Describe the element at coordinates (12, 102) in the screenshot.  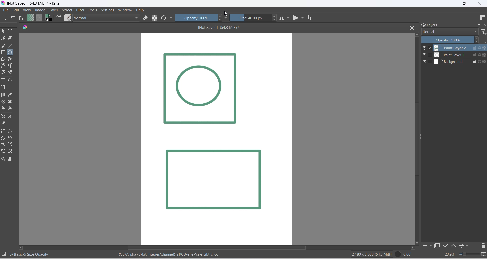
I see `patch tool` at that location.